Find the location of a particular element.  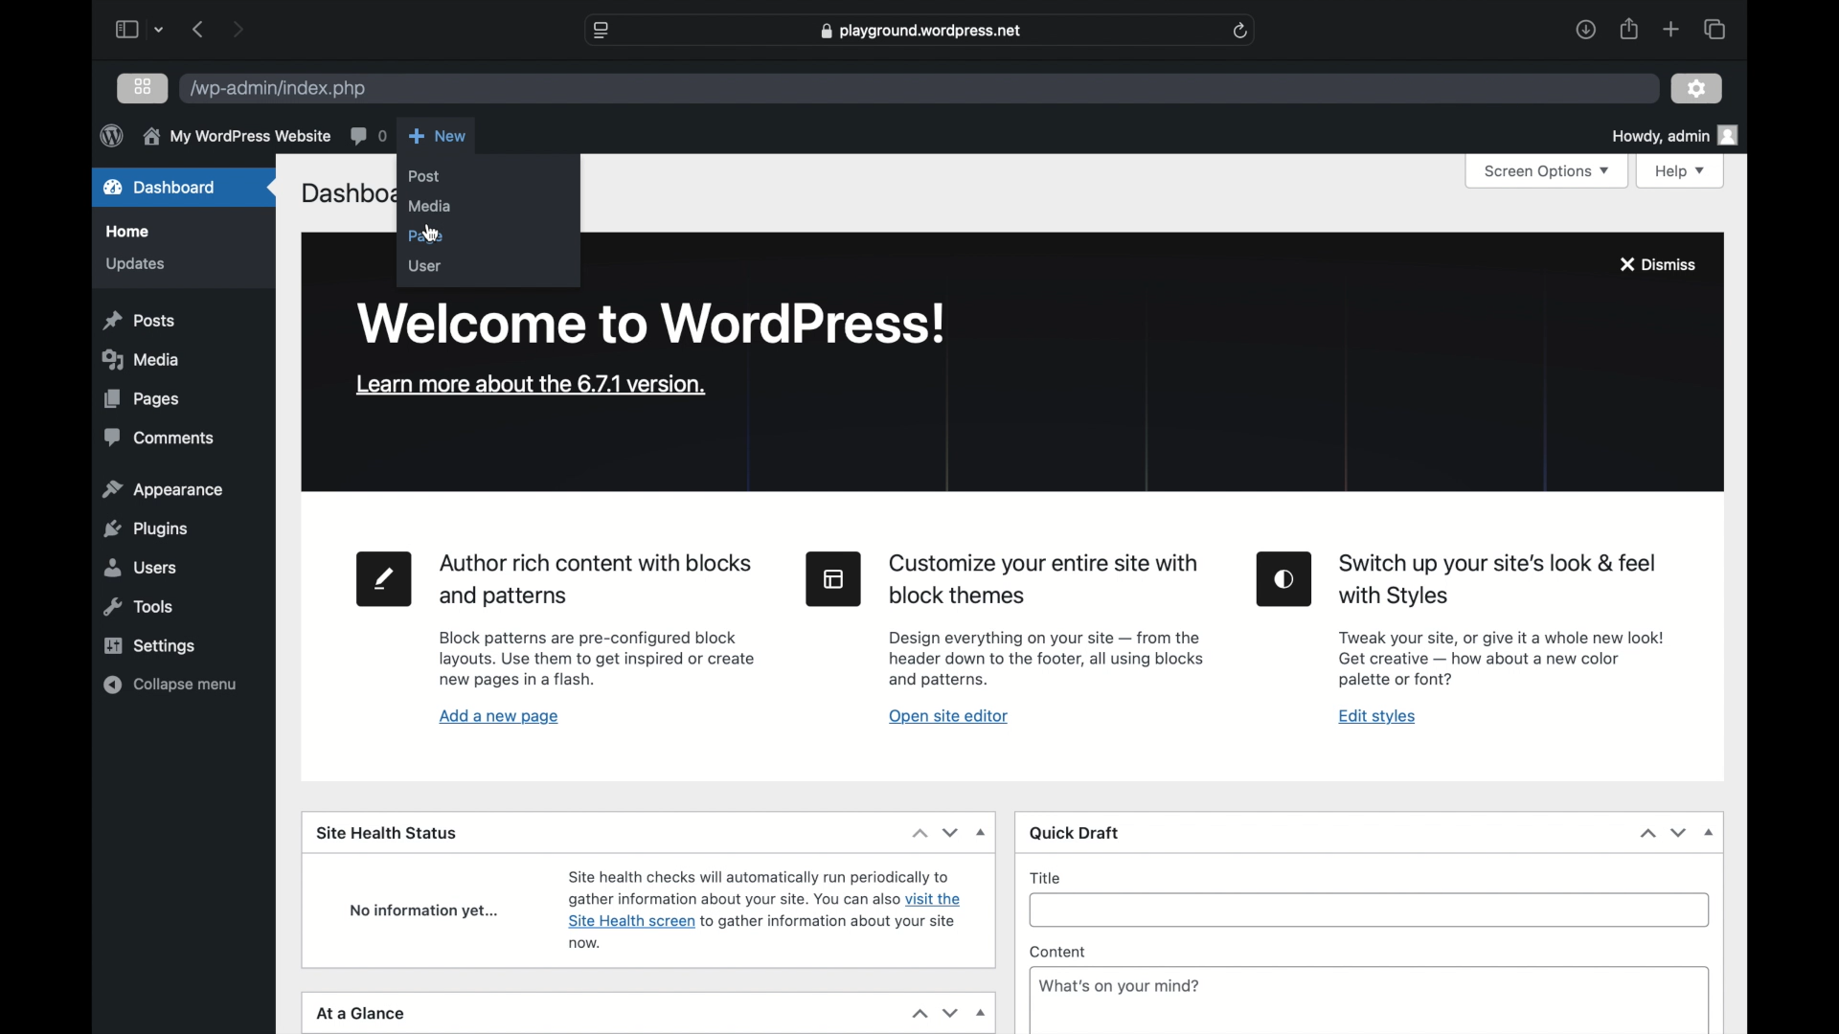

wordpress address is located at coordinates (277, 89).